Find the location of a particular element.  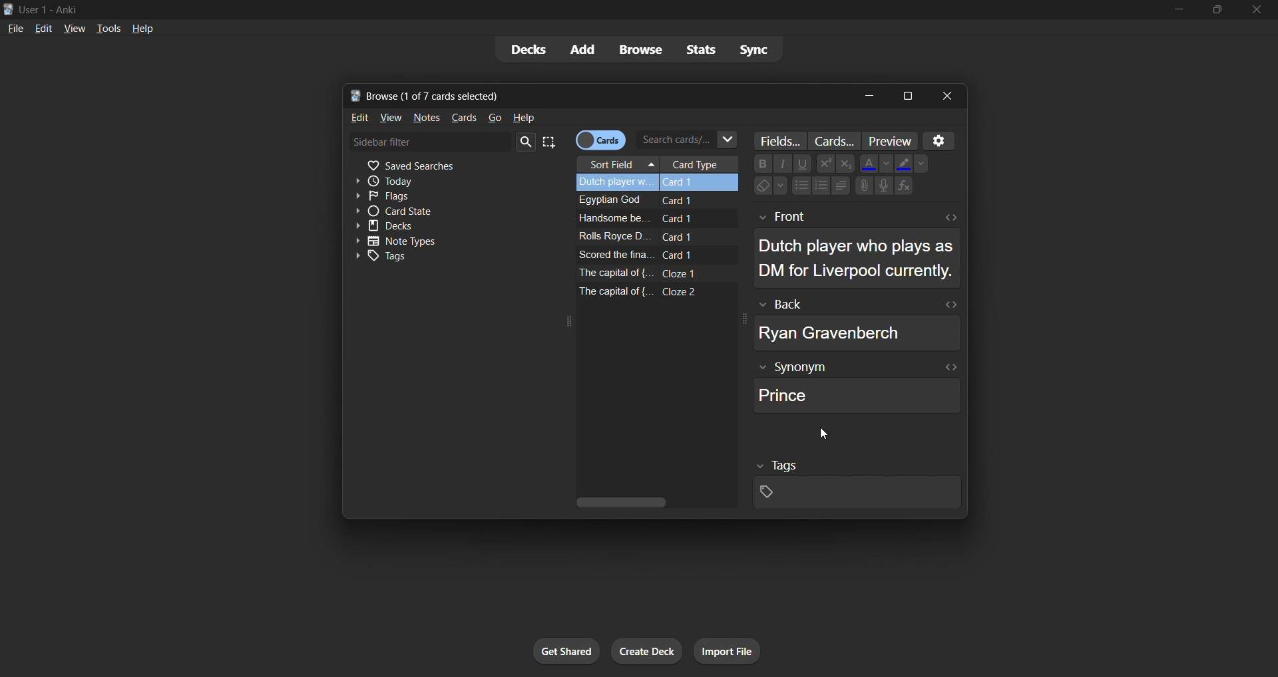

get shared is located at coordinates (563, 651).